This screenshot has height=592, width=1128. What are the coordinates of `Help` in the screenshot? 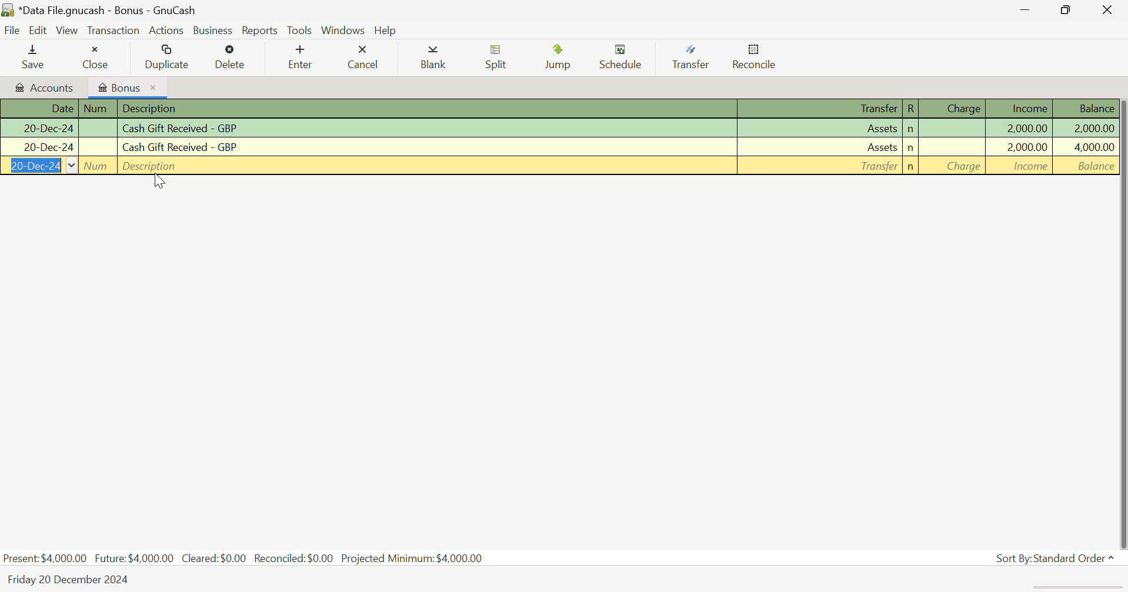 It's located at (385, 29).